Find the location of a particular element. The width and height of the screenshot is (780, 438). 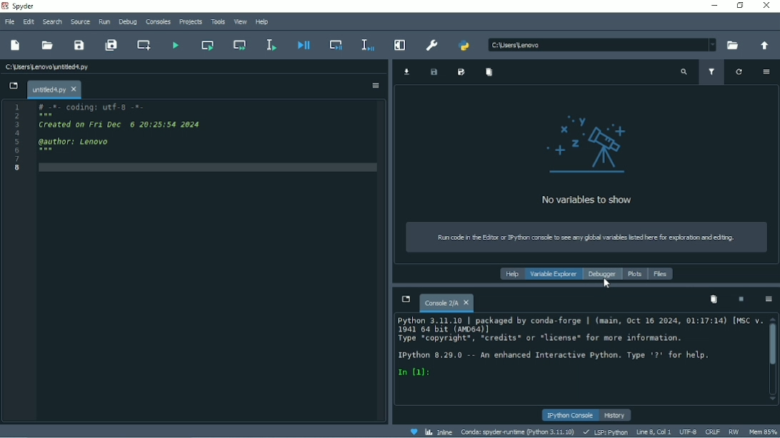

Save data is located at coordinates (434, 72).